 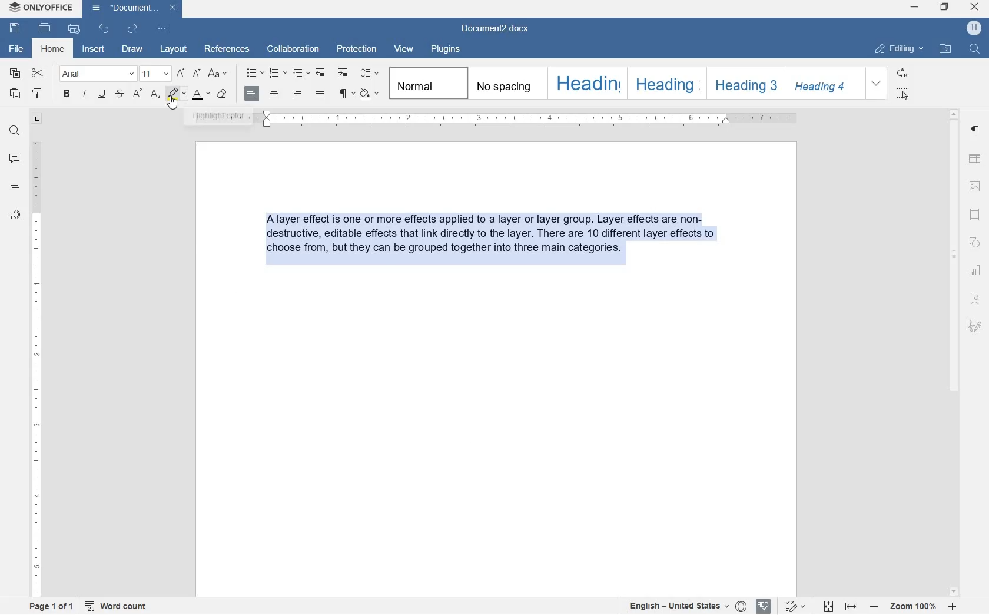 What do you see at coordinates (68, 94) in the screenshot?
I see `BOLD` at bounding box center [68, 94].